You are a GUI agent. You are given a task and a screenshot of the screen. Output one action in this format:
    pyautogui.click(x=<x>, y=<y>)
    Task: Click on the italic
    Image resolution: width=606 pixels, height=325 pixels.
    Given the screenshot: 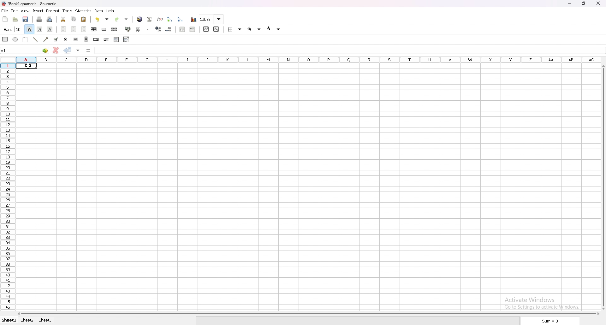 What is the action you would take?
    pyautogui.click(x=39, y=29)
    